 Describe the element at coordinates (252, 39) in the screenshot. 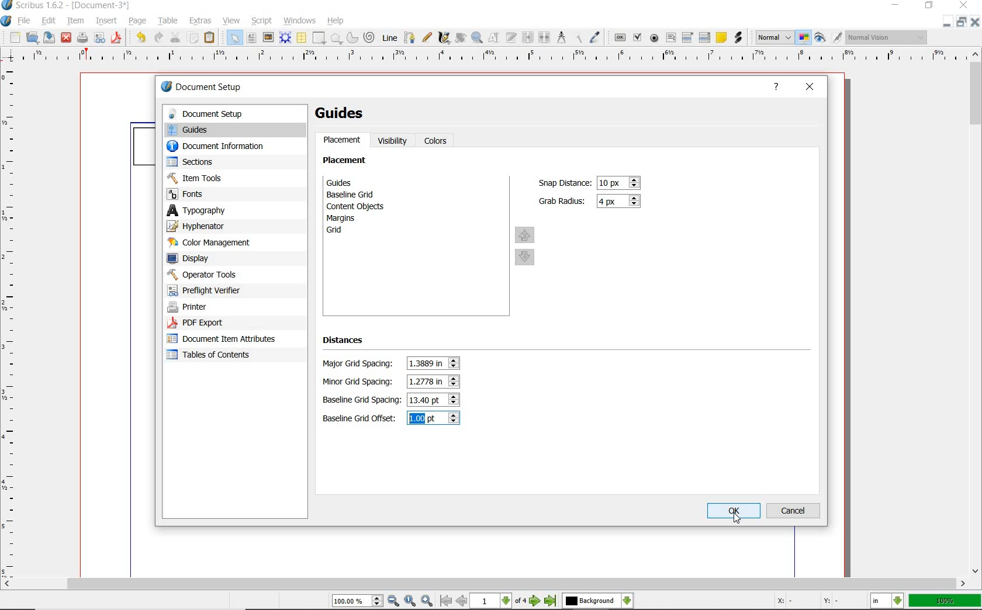

I see `text frame` at that location.